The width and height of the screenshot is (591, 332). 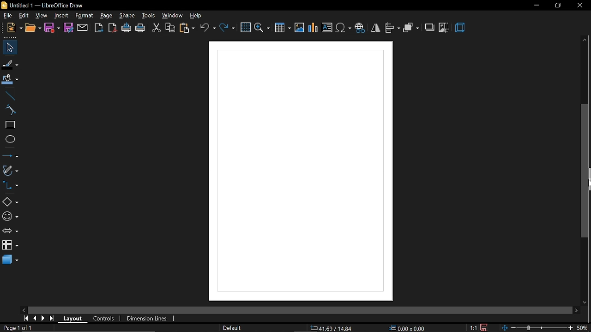 What do you see at coordinates (72, 319) in the screenshot?
I see `layout` at bounding box center [72, 319].